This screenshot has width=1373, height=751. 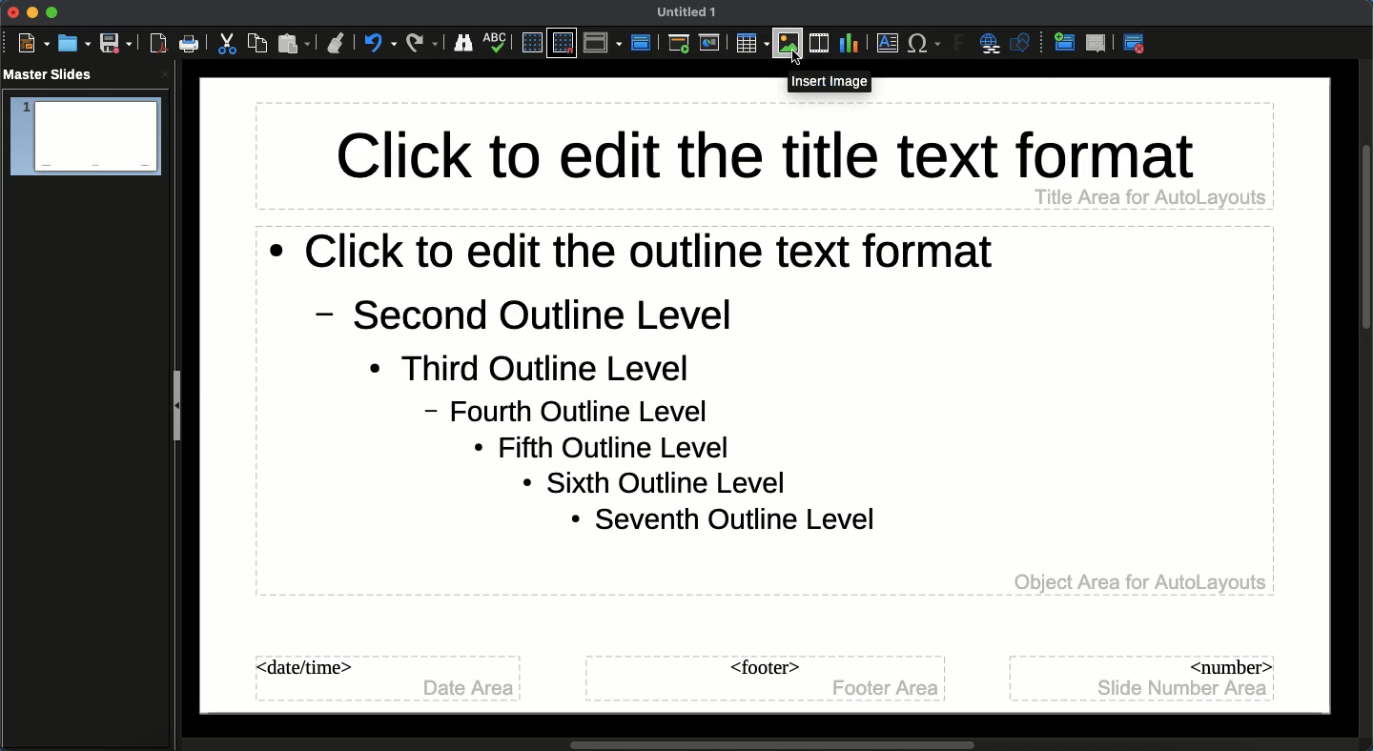 What do you see at coordinates (498, 41) in the screenshot?
I see `Spelling` at bounding box center [498, 41].